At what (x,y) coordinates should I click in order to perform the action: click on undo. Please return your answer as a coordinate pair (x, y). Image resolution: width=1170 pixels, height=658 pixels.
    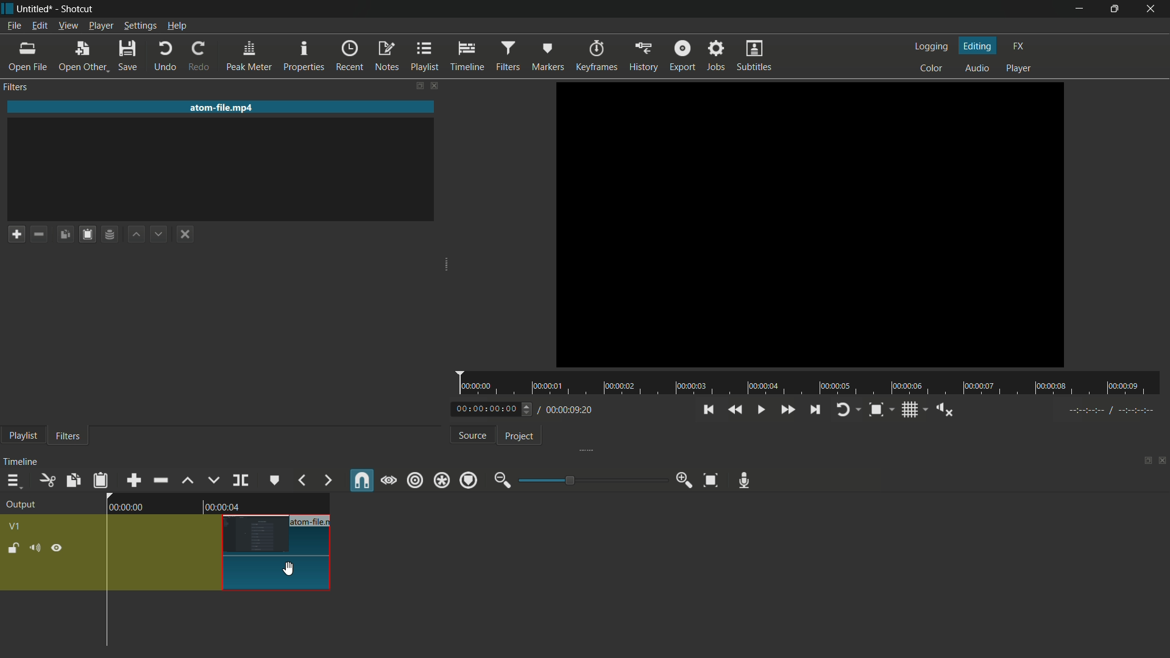
    Looking at the image, I should click on (165, 57).